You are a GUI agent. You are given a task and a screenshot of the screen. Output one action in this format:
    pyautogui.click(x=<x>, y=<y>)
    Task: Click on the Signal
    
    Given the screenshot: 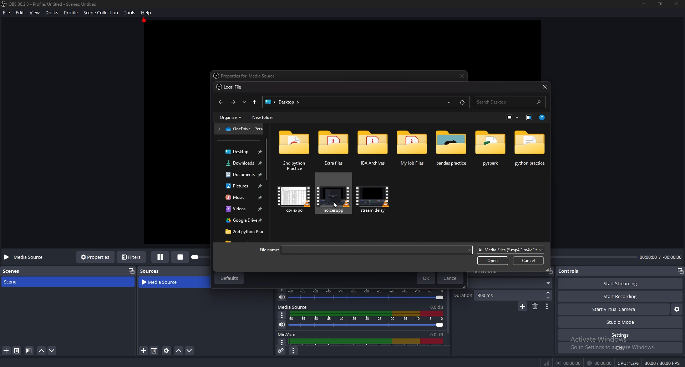 What is the action you would take?
    pyautogui.click(x=547, y=363)
    